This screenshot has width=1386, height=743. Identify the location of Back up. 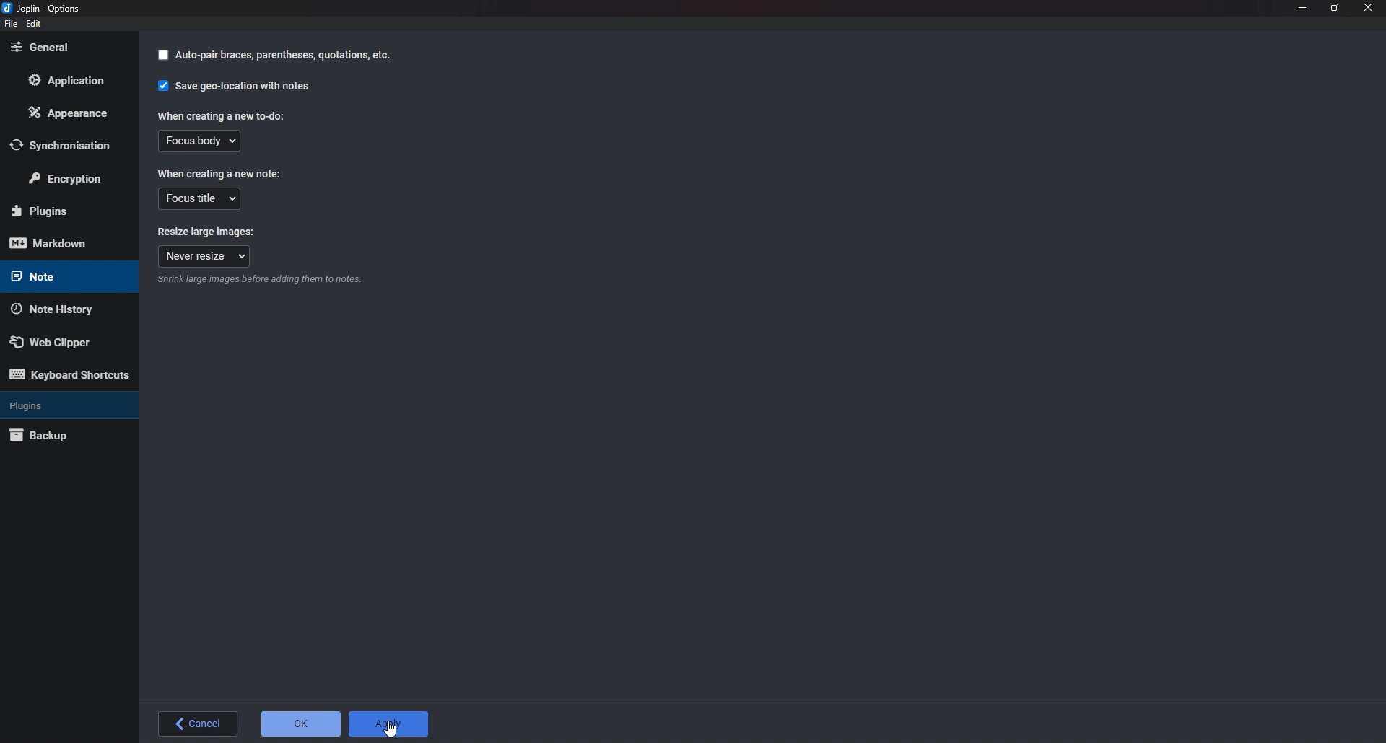
(66, 436).